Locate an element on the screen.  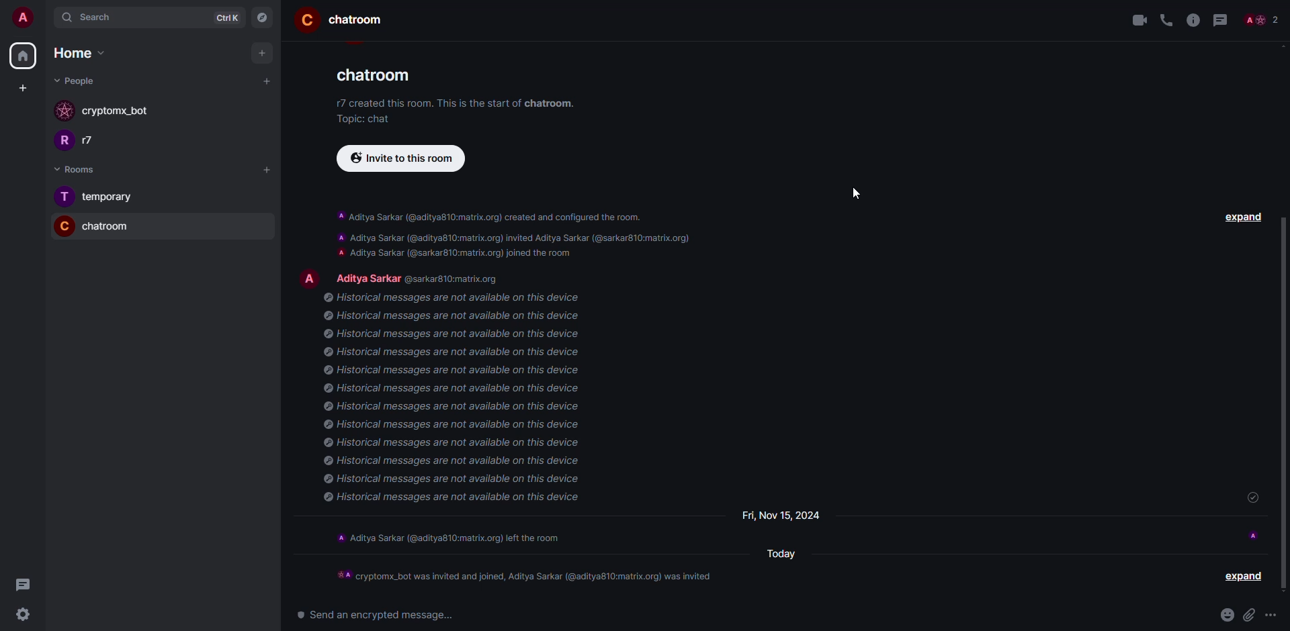
people is located at coordinates (77, 81).